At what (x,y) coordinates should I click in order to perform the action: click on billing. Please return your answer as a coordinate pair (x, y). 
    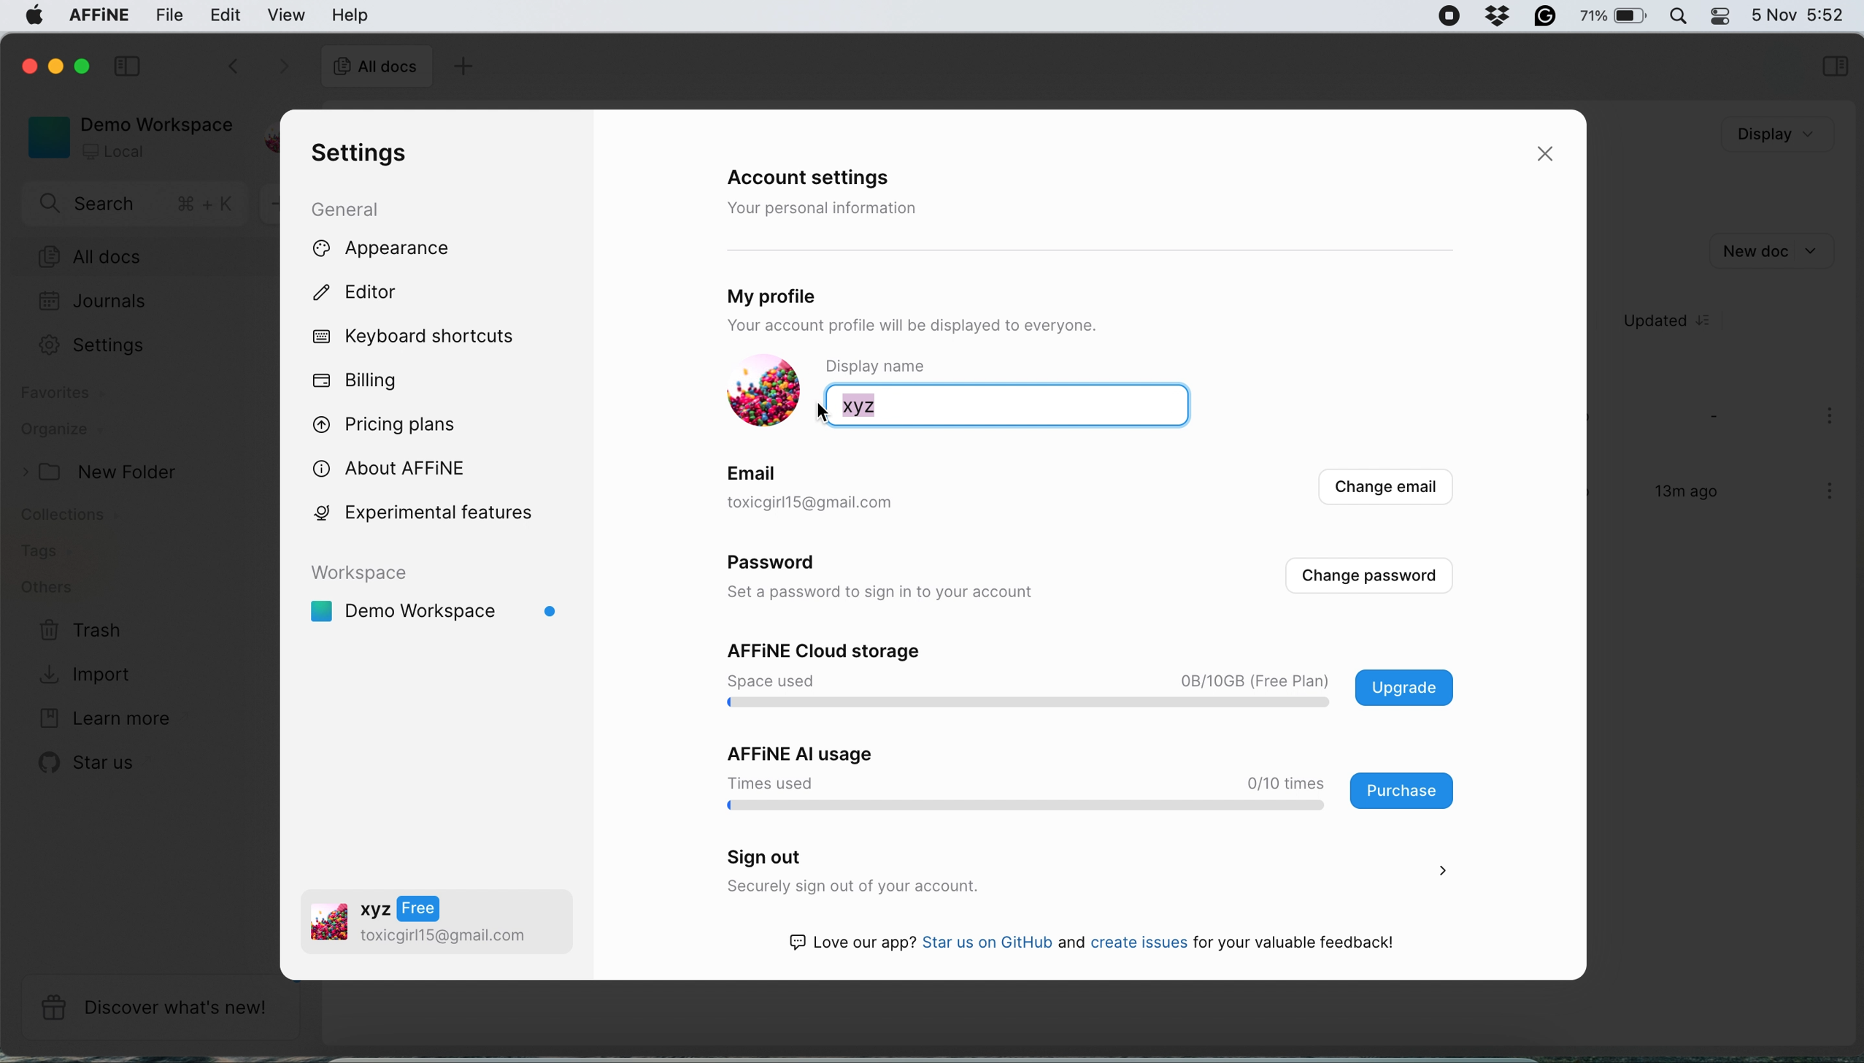
    Looking at the image, I should click on (357, 381).